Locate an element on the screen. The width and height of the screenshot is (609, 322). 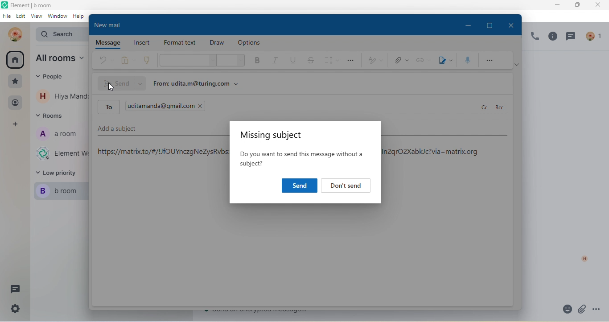
attachment is located at coordinates (582, 310).